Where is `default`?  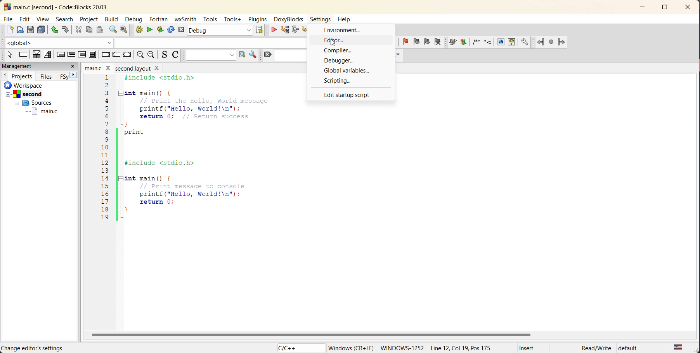 default is located at coordinates (632, 348).